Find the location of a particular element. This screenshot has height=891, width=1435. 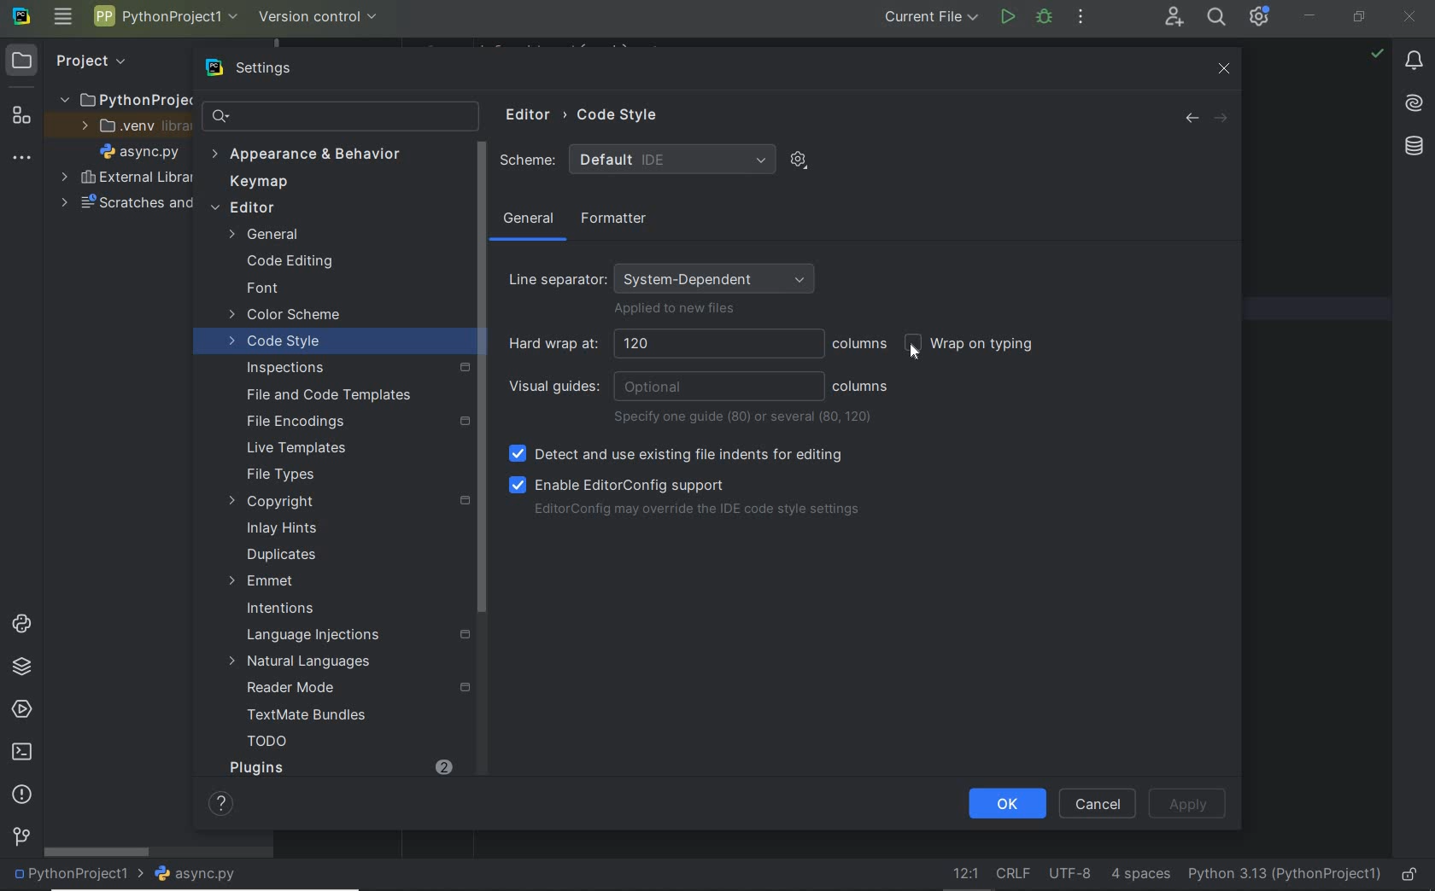

project name is located at coordinates (79, 875).